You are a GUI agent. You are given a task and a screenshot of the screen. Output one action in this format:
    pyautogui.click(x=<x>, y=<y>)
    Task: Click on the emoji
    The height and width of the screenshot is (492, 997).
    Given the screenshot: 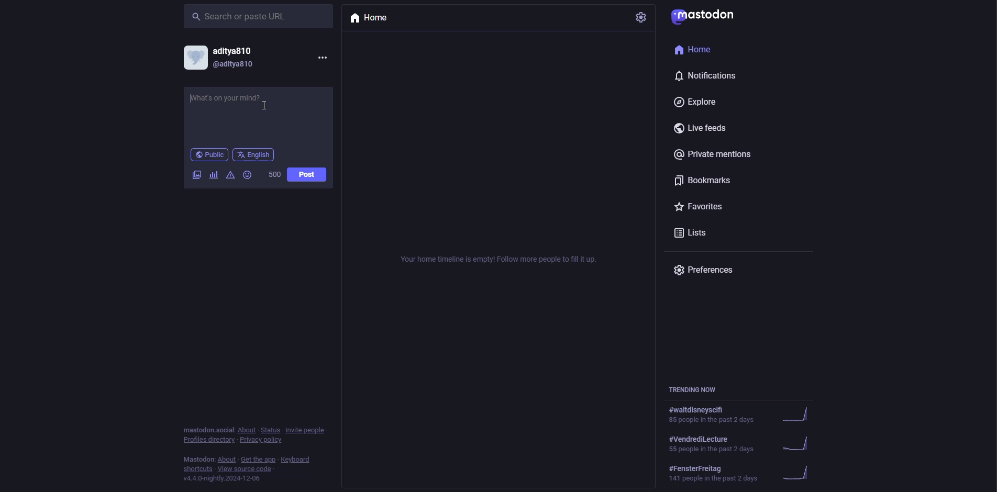 What is the action you would take?
    pyautogui.click(x=248, y=175)
    